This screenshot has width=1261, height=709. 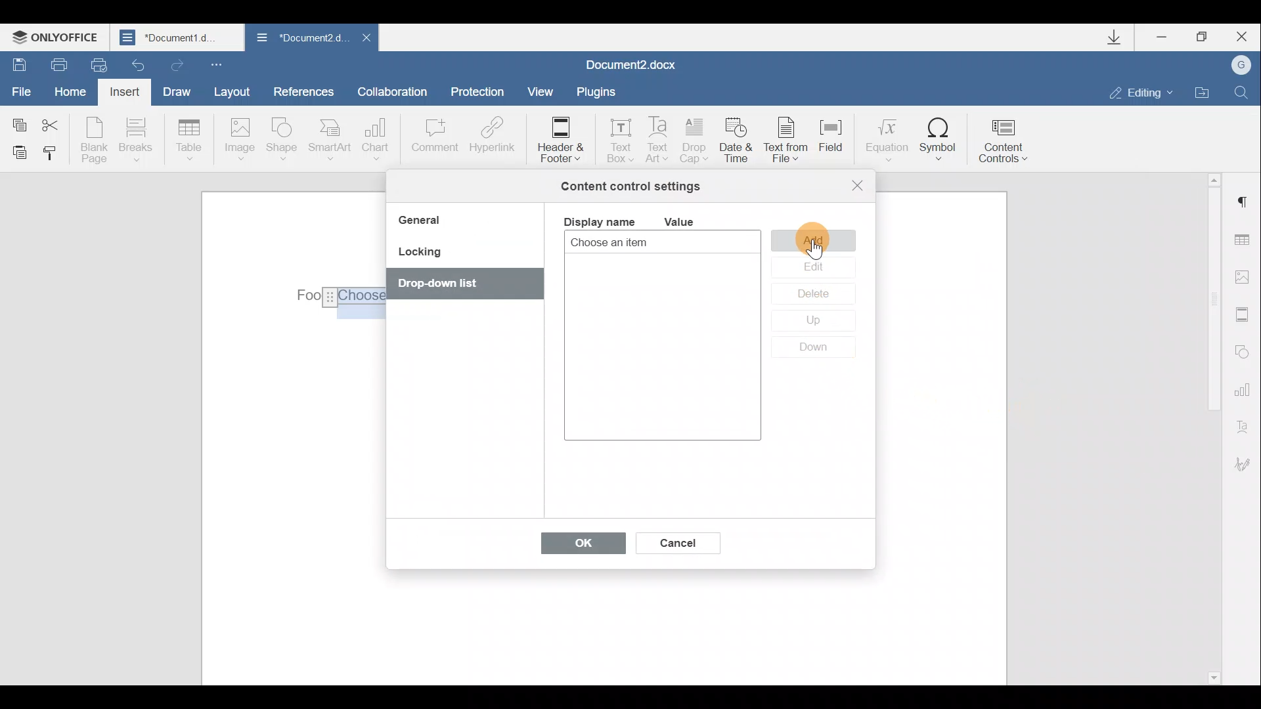 I want to click on Hyperlink, so click(x=489, y=137).